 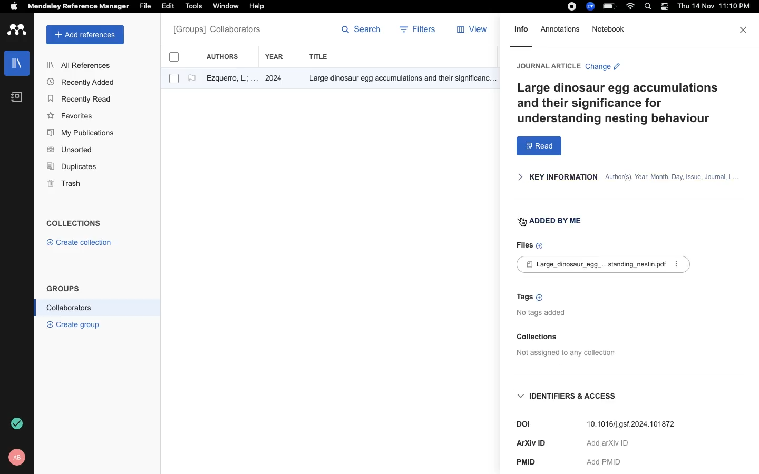 I want to click on Unsorted, so click(x=71, y=150).